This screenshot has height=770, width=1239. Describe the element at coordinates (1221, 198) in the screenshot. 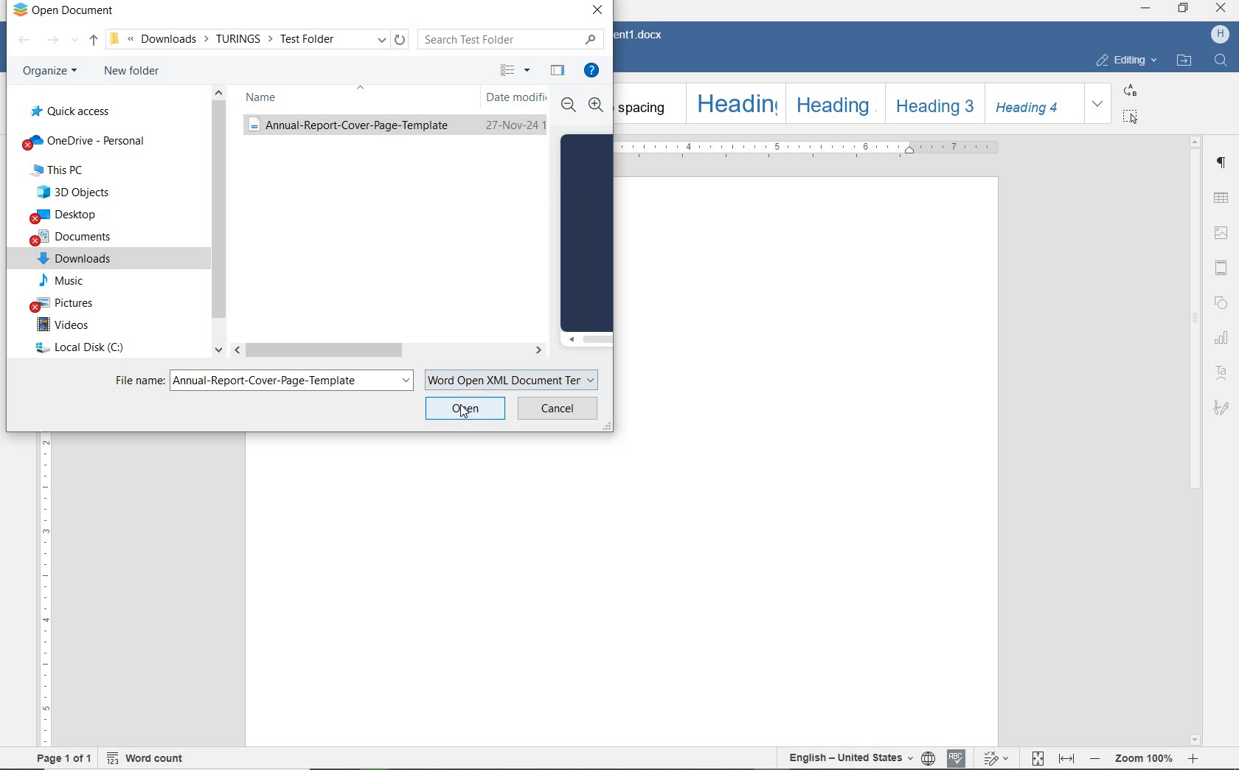

I see `table` at that location.